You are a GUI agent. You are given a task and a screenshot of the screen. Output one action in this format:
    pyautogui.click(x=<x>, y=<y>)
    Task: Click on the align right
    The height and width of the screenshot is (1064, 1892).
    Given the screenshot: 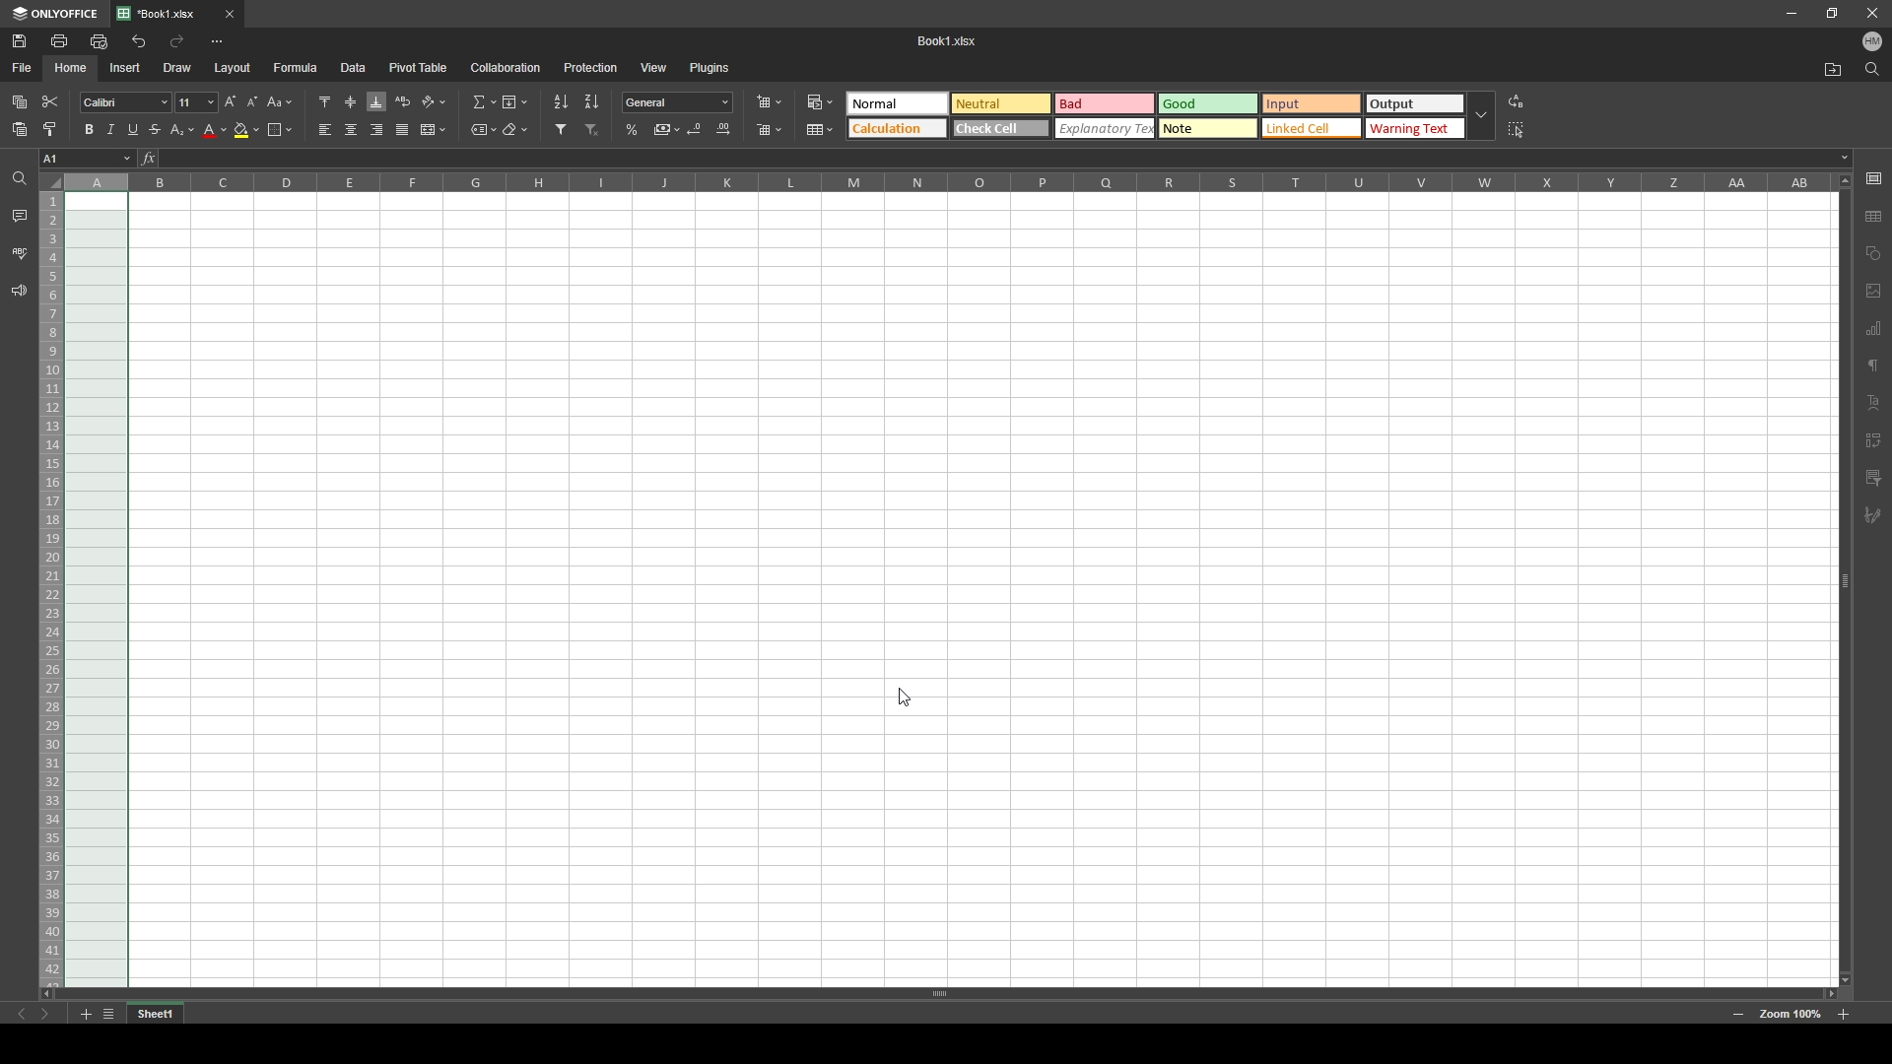 What is the action you would take?
    pyautogui.click(x=377, y=130)
    